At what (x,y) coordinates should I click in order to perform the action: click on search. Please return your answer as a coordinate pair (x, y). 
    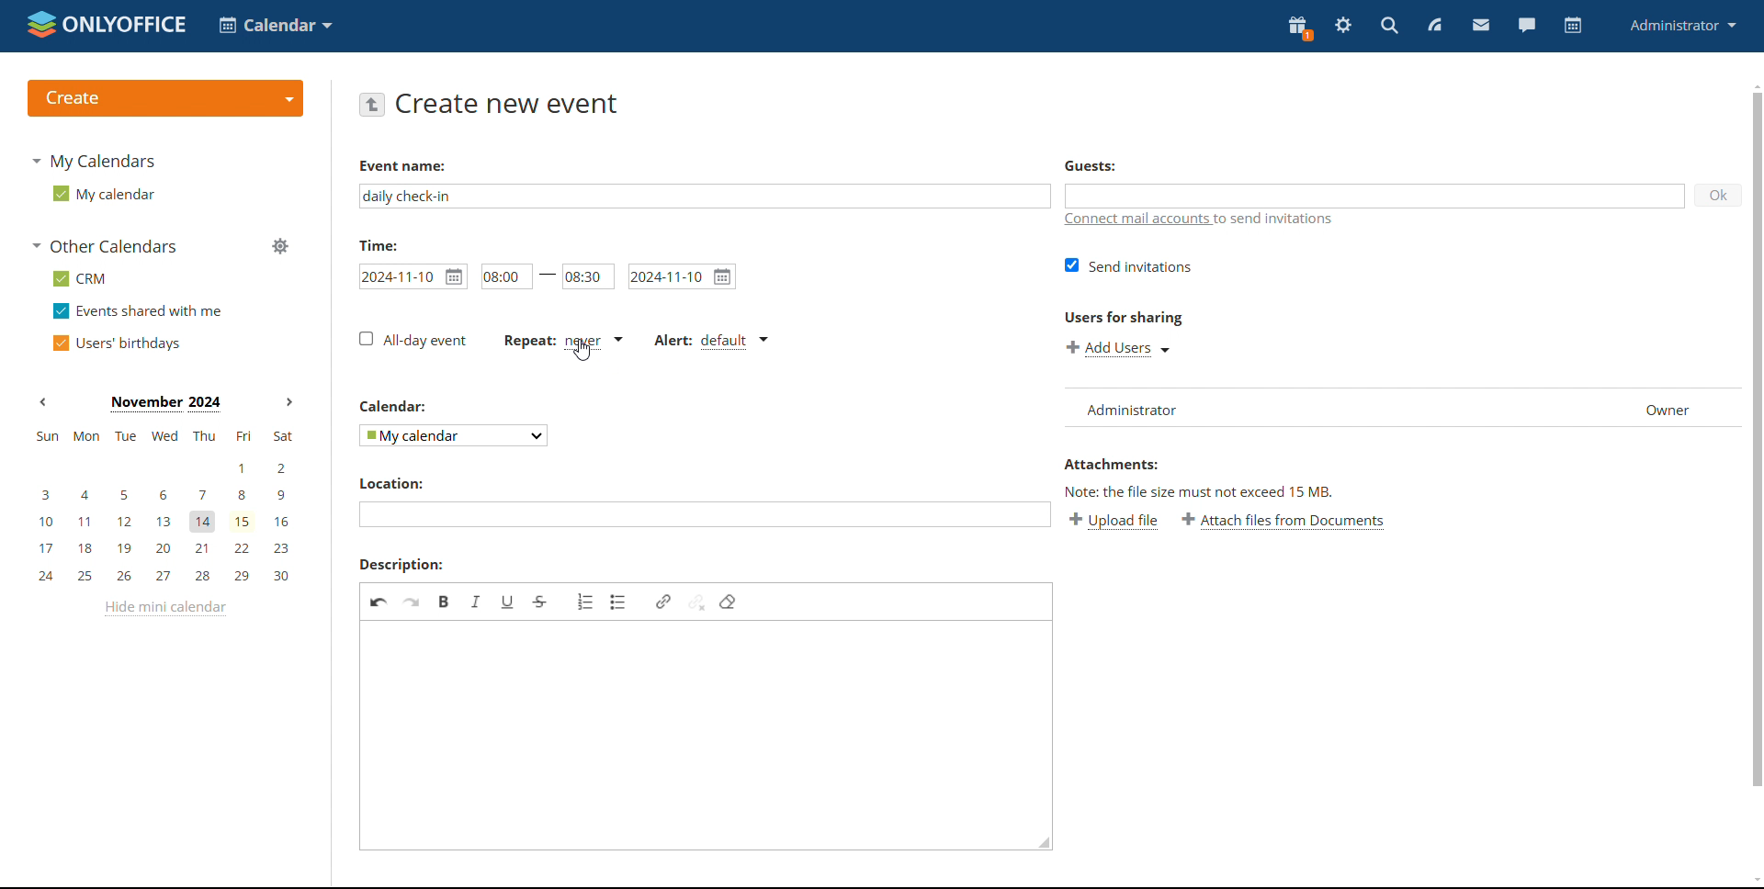
    Looking at the image, I should click on (1388, 27).